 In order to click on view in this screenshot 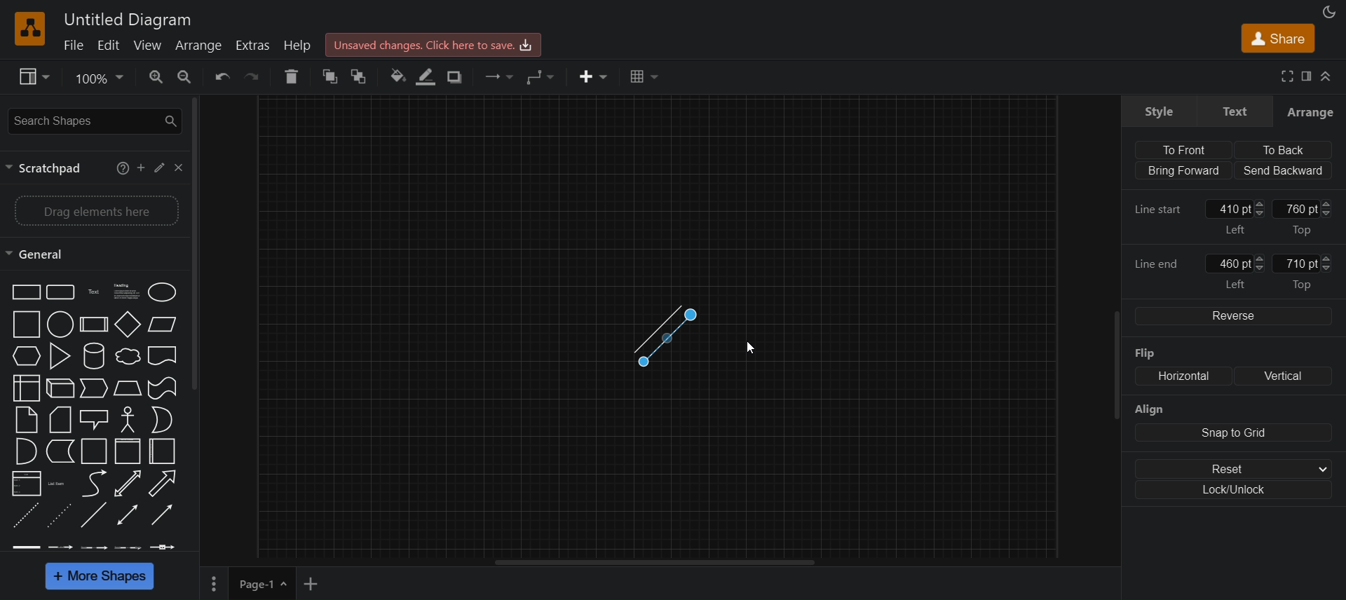, I will do `click(151, 45)`.